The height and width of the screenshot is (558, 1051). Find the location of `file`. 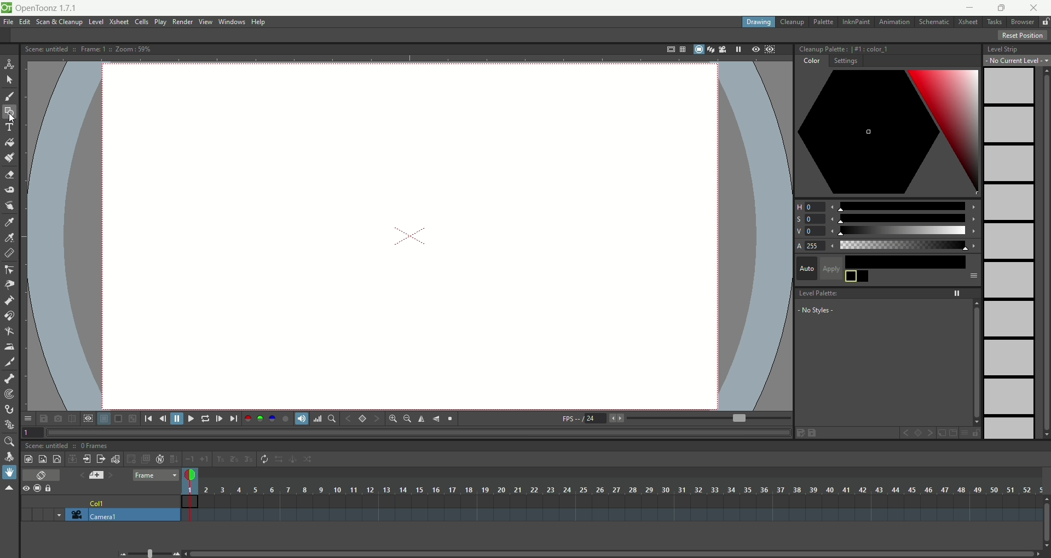

file is located at coordinates (10, 22).